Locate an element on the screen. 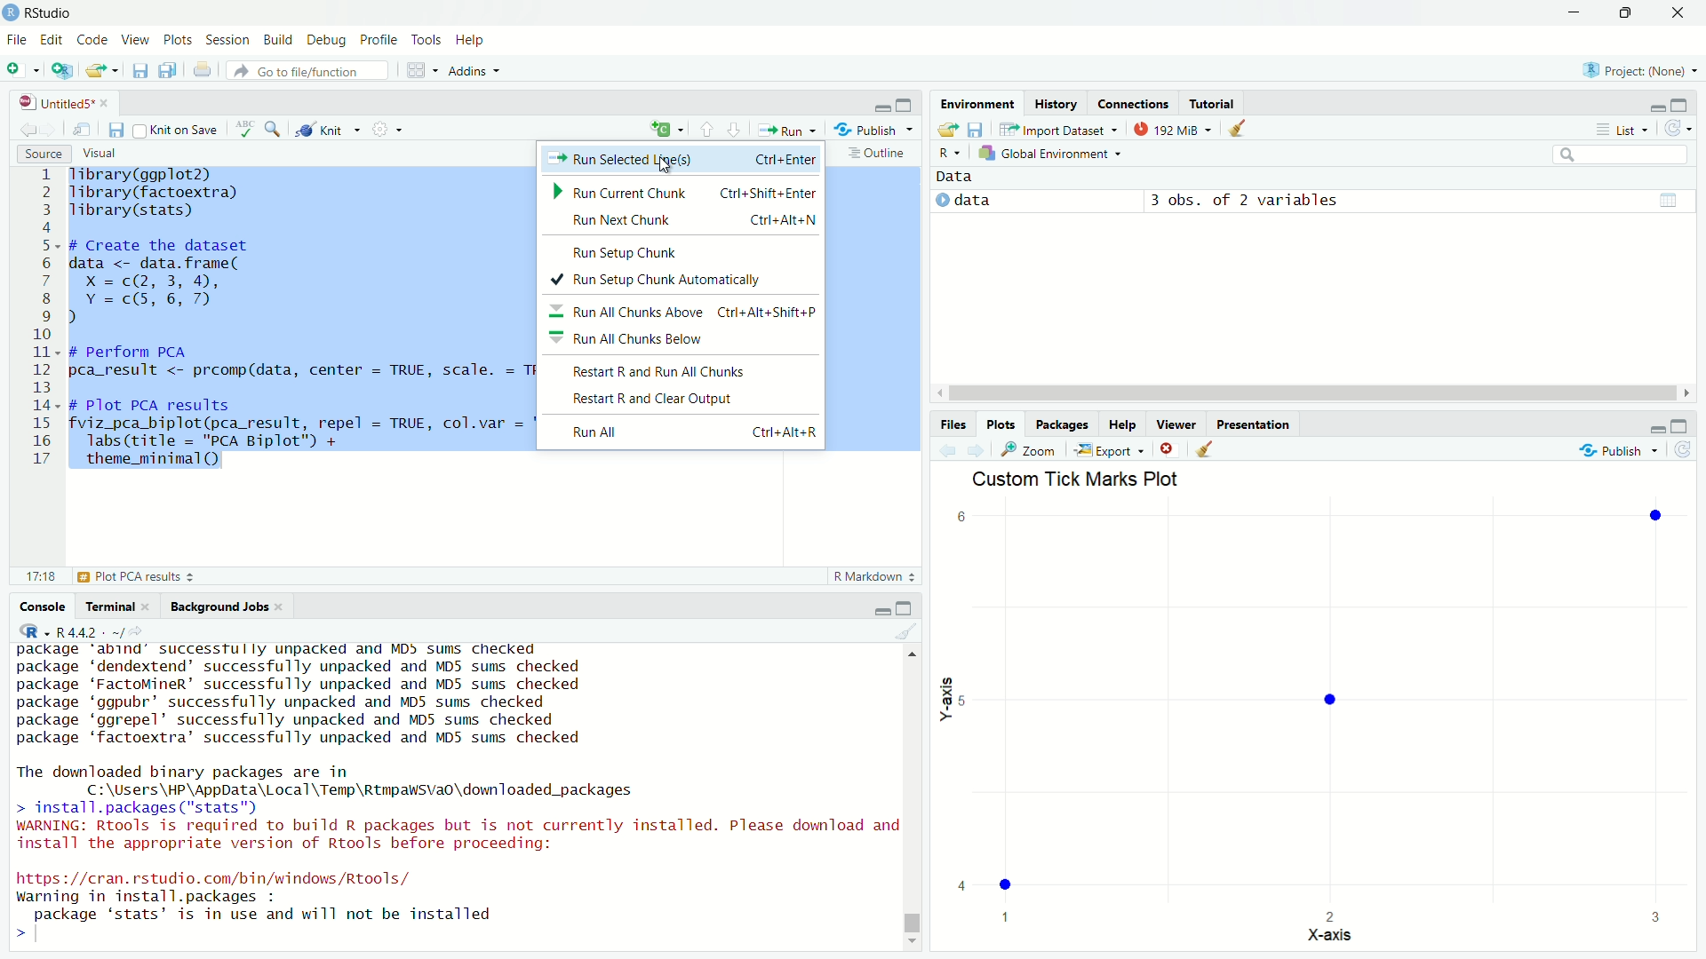 The image size is (1706, 959). run current chunk is located at coordinates (683, 194).